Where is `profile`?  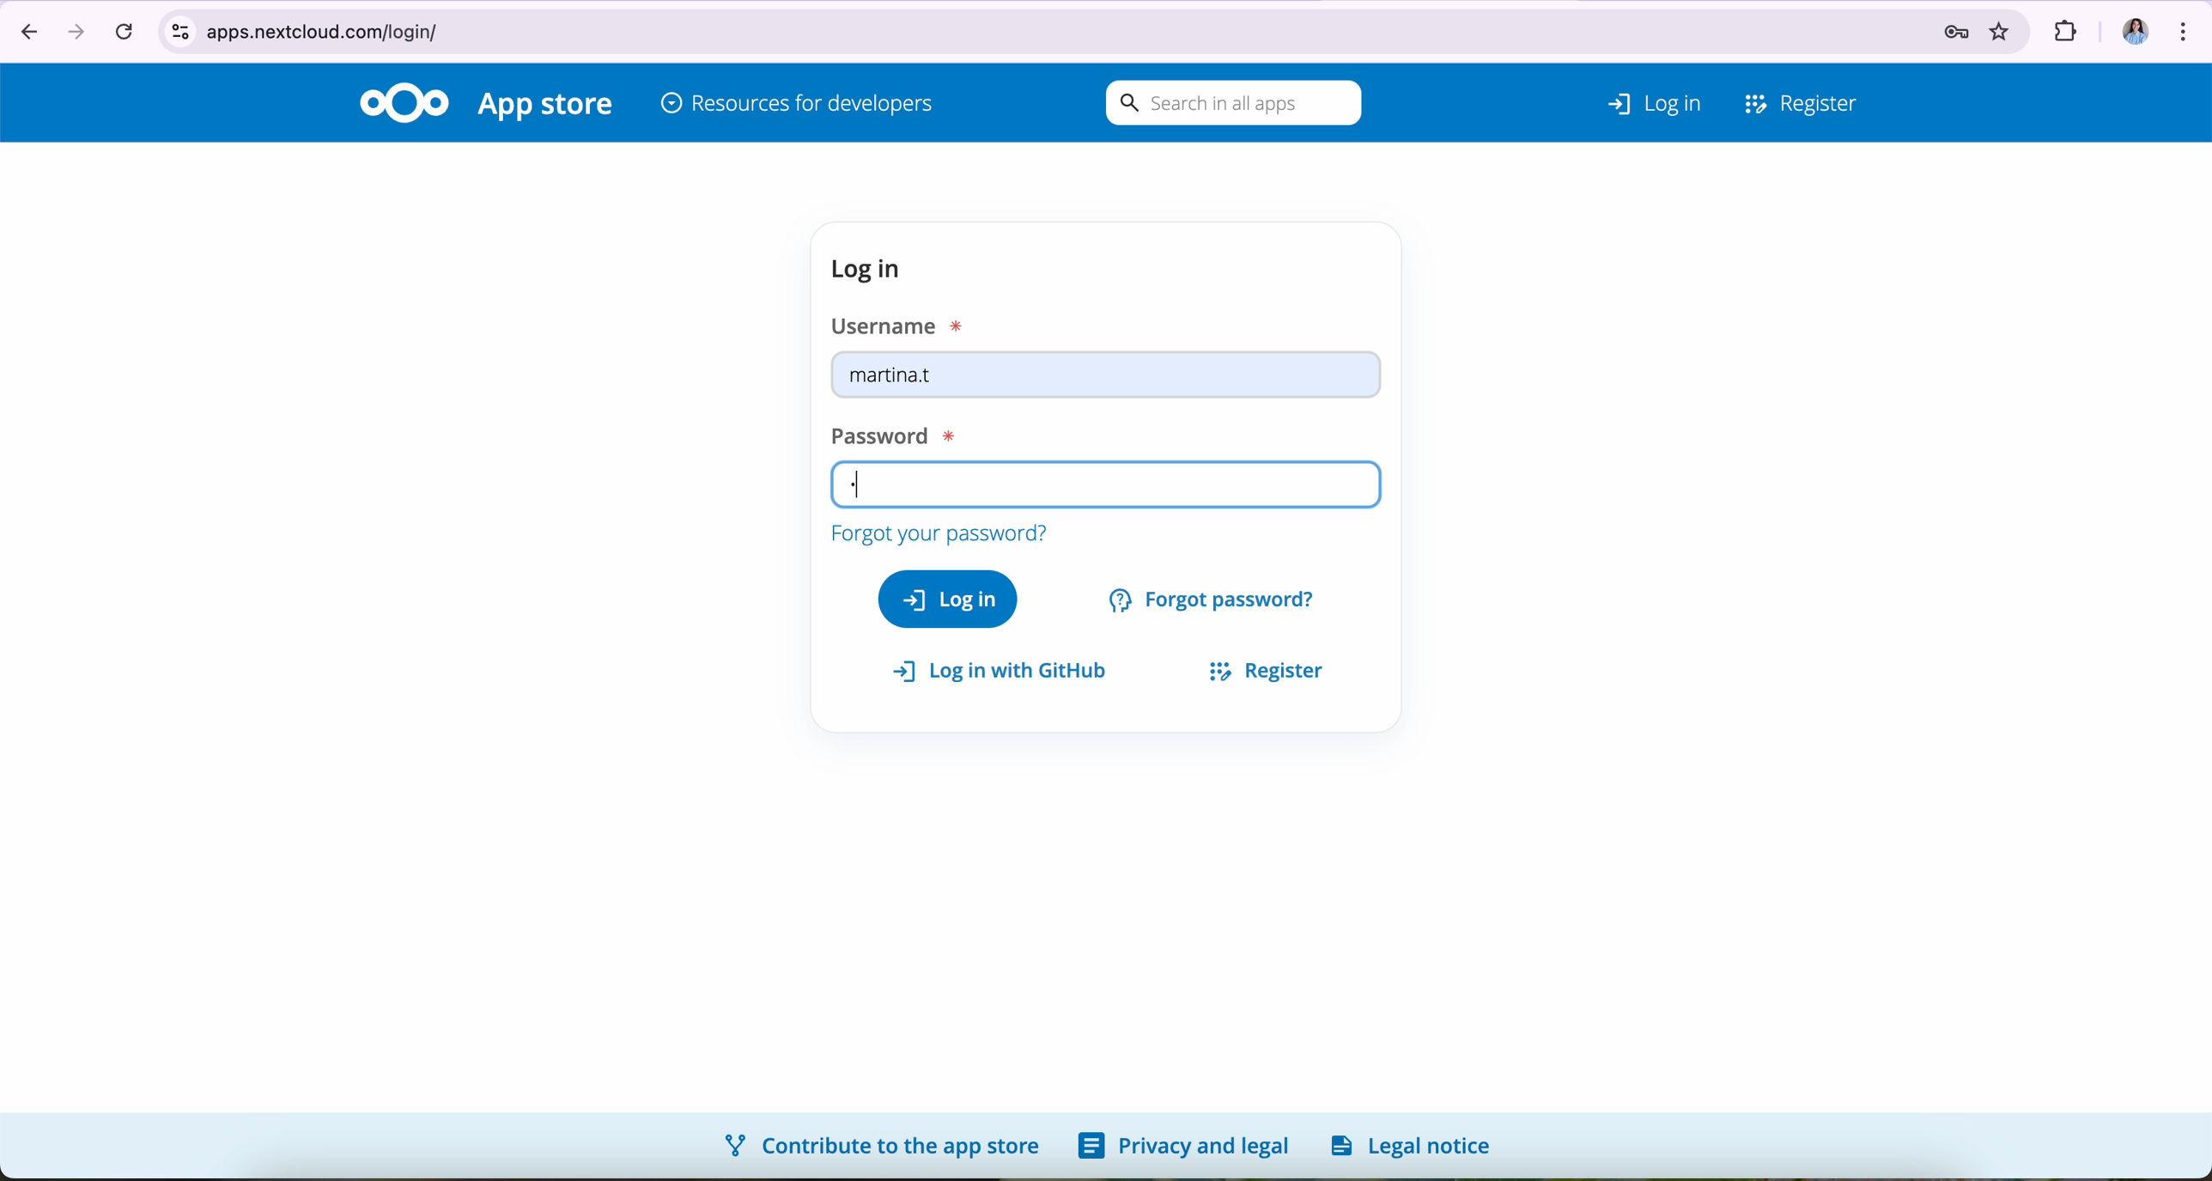
profile is located at coordinates (2127, 25).